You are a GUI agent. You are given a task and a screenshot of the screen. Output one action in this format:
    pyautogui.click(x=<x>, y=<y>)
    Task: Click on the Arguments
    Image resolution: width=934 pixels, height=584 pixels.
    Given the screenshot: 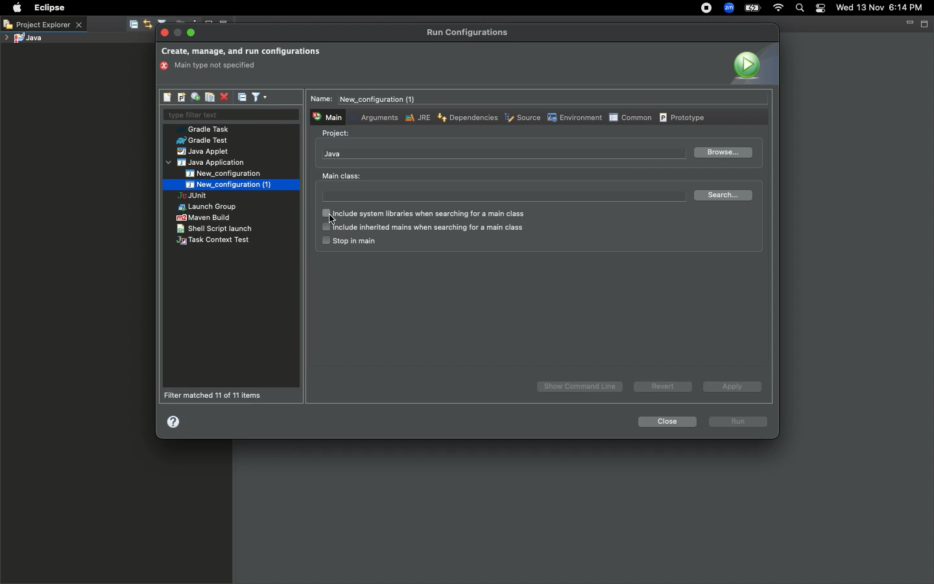 What is the action you would take?
    pyautogui.click(x=377, y=117)
    